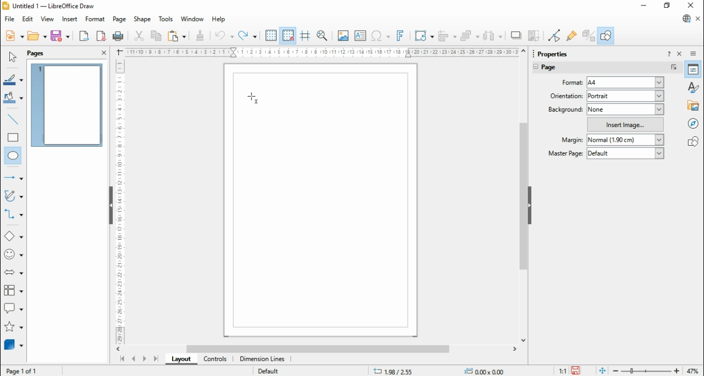 The width and height of the screenshot is (704, 376). What do you see at coordinates (563, 371) in the screenshot?
I see `11` at bounding box center [563, 371].